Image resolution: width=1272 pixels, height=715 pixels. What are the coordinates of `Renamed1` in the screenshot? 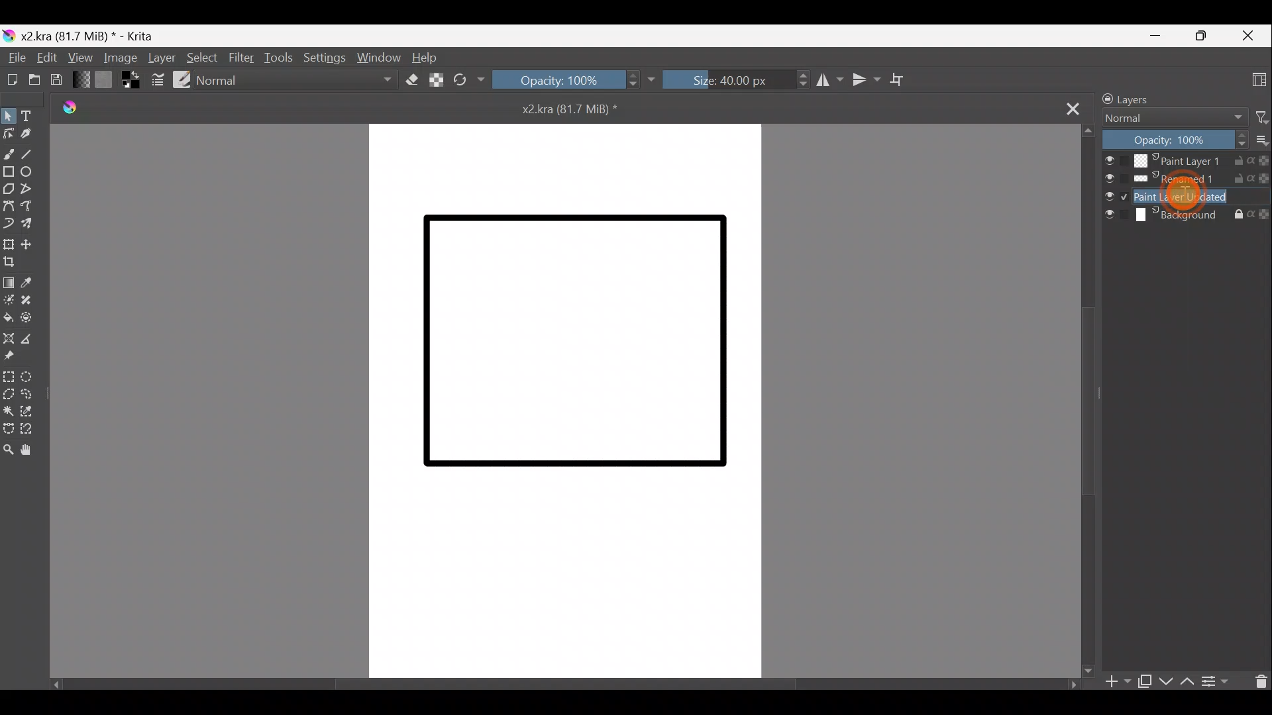 It's located at (1187, 180).